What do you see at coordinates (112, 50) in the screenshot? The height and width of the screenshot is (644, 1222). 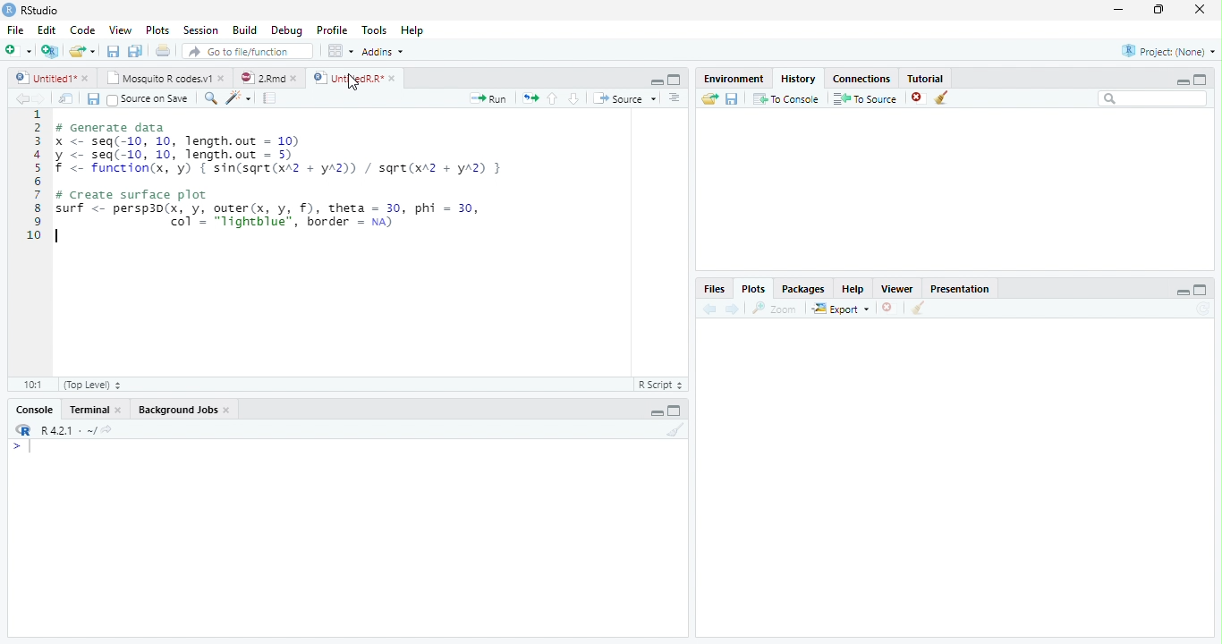 I see `Save current document` at bounding box center [112, 50].